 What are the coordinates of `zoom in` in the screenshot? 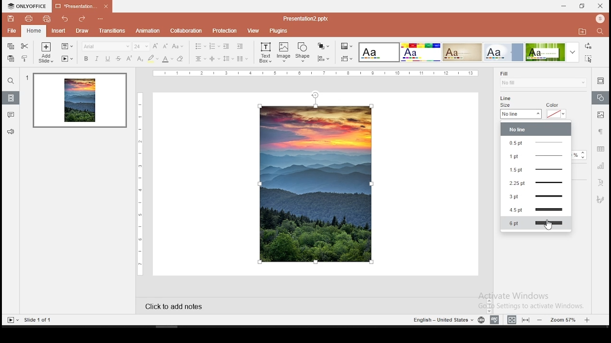 It's located at (588, 320).